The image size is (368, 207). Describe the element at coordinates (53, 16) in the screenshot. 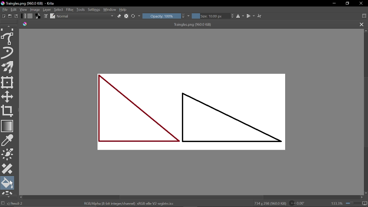

I see `Choose brush preset` at that location.